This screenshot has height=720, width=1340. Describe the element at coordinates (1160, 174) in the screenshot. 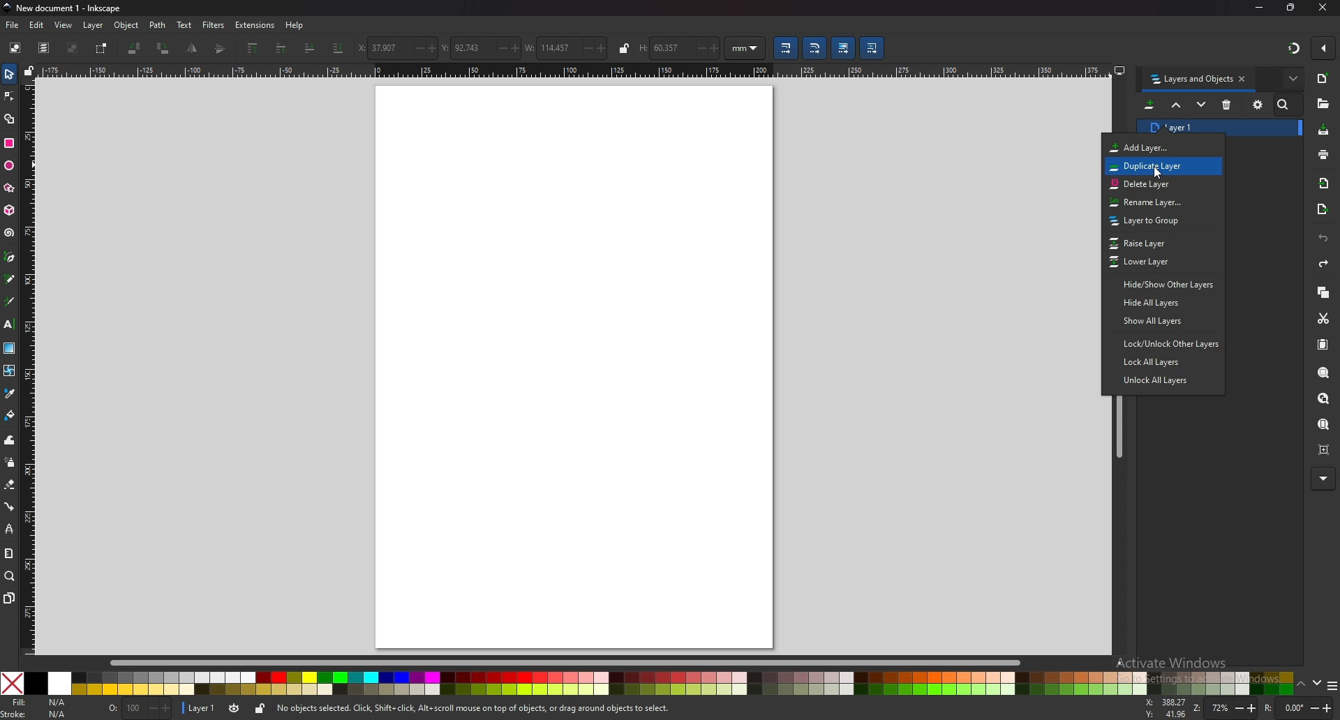

I see `cursor` at that location.